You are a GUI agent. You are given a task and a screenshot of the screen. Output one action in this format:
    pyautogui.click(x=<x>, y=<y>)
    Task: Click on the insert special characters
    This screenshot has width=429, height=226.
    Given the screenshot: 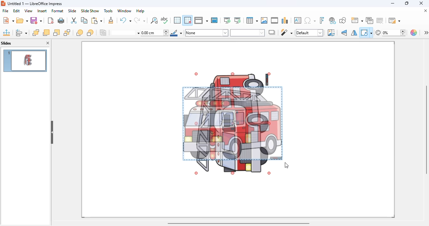 What is the action you would take?
    pyautogui.click(x=310, y=20)
    